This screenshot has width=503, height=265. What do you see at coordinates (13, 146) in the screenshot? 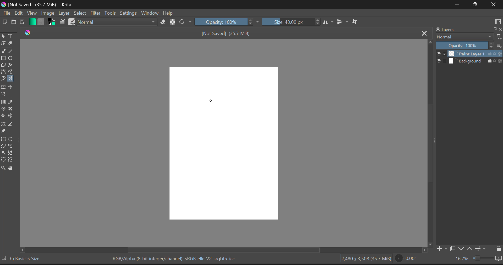
I see `Freehand Selection` at bounding box center [13, 146].